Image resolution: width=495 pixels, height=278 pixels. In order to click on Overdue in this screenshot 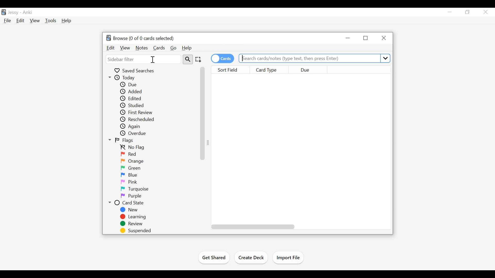, I will do `click(134, 134)`.